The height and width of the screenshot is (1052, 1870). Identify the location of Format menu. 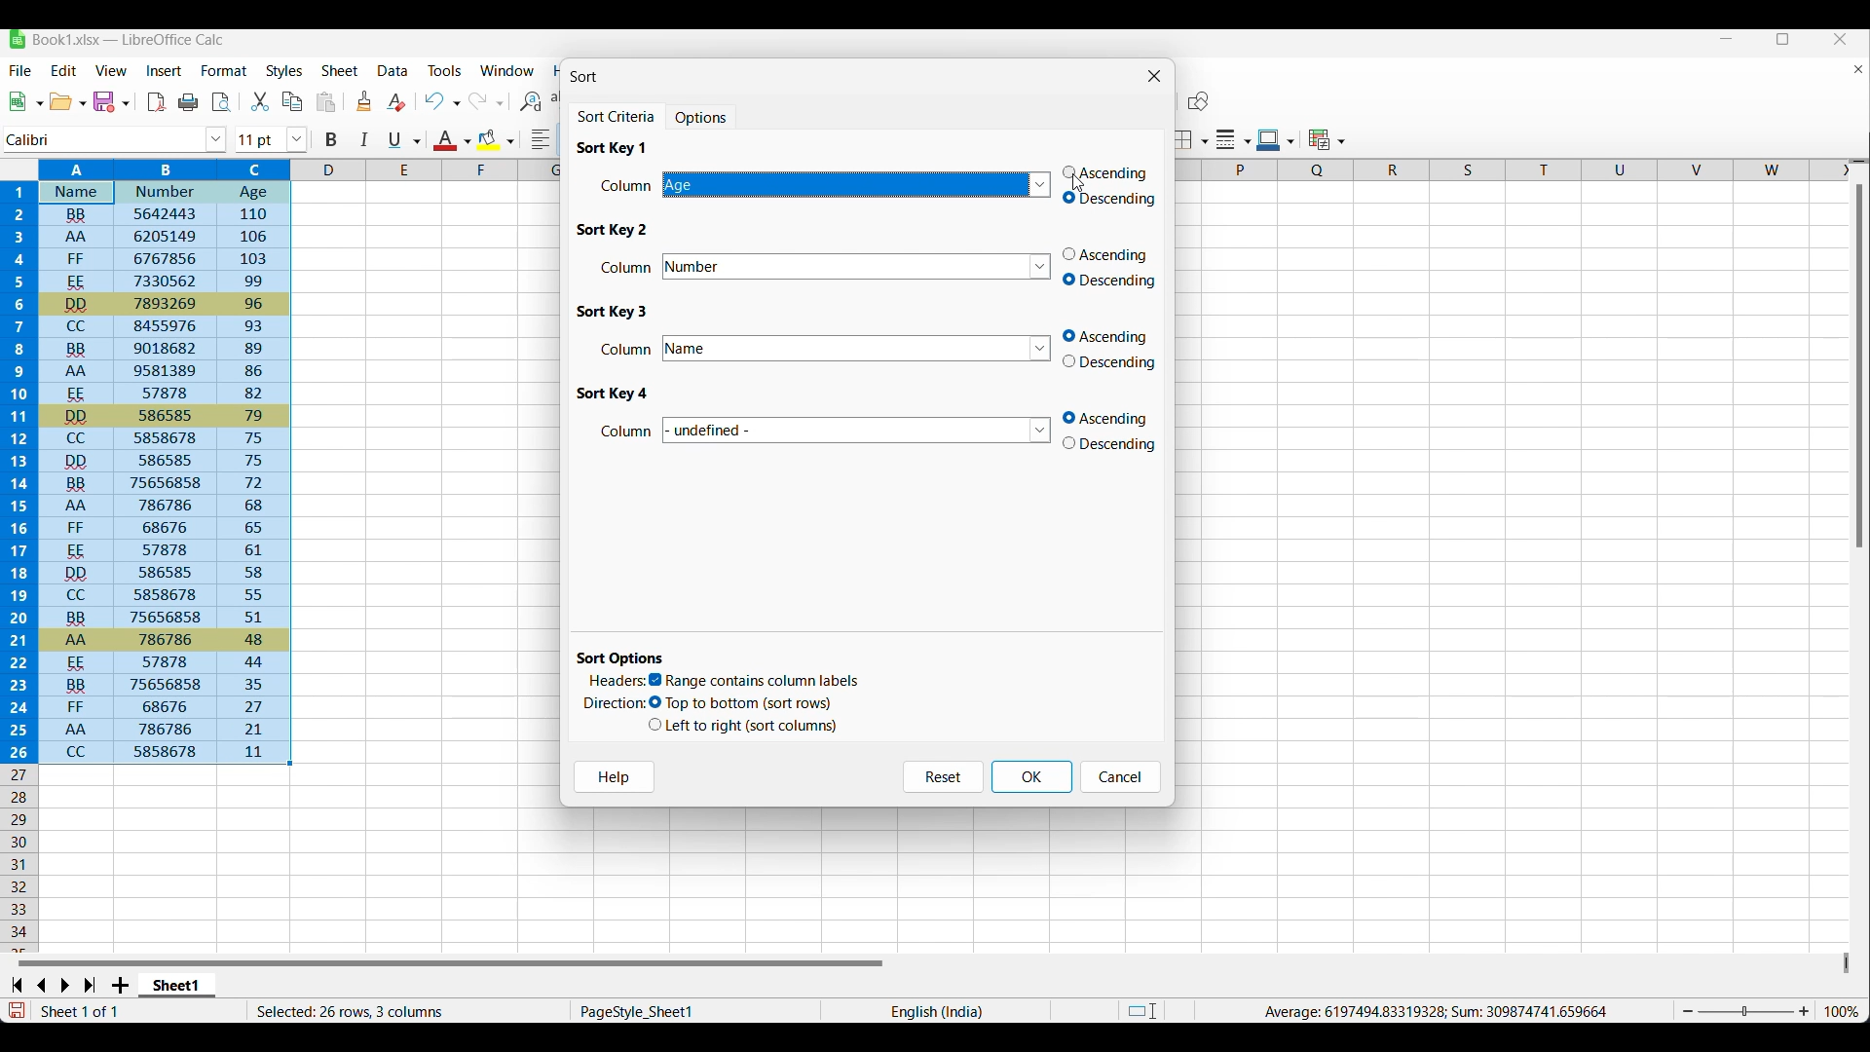
(224, 70).